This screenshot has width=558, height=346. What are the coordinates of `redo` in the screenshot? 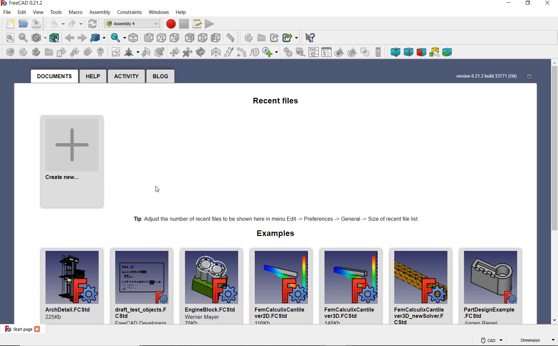 It's located at (75, 24).